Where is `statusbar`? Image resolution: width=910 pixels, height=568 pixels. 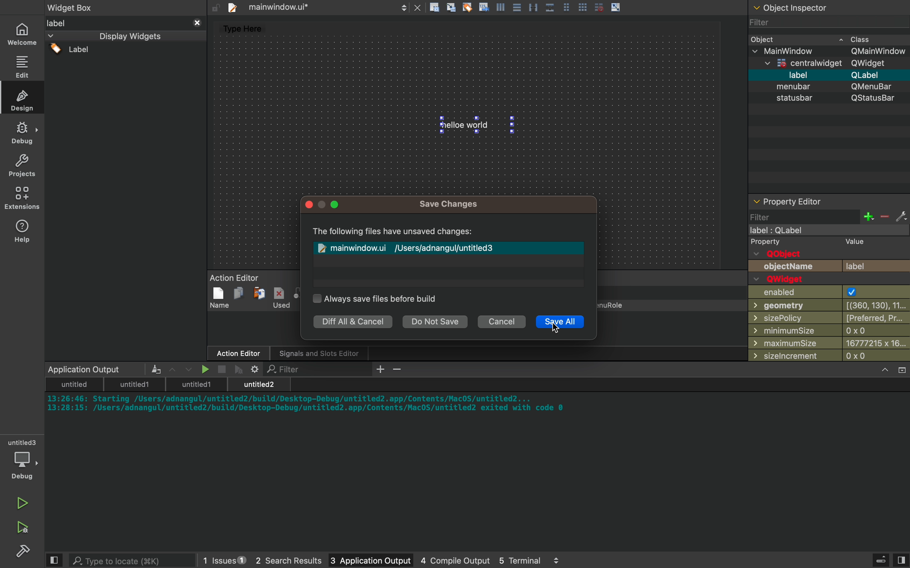 statusbar is located at coordinates (828, 100).